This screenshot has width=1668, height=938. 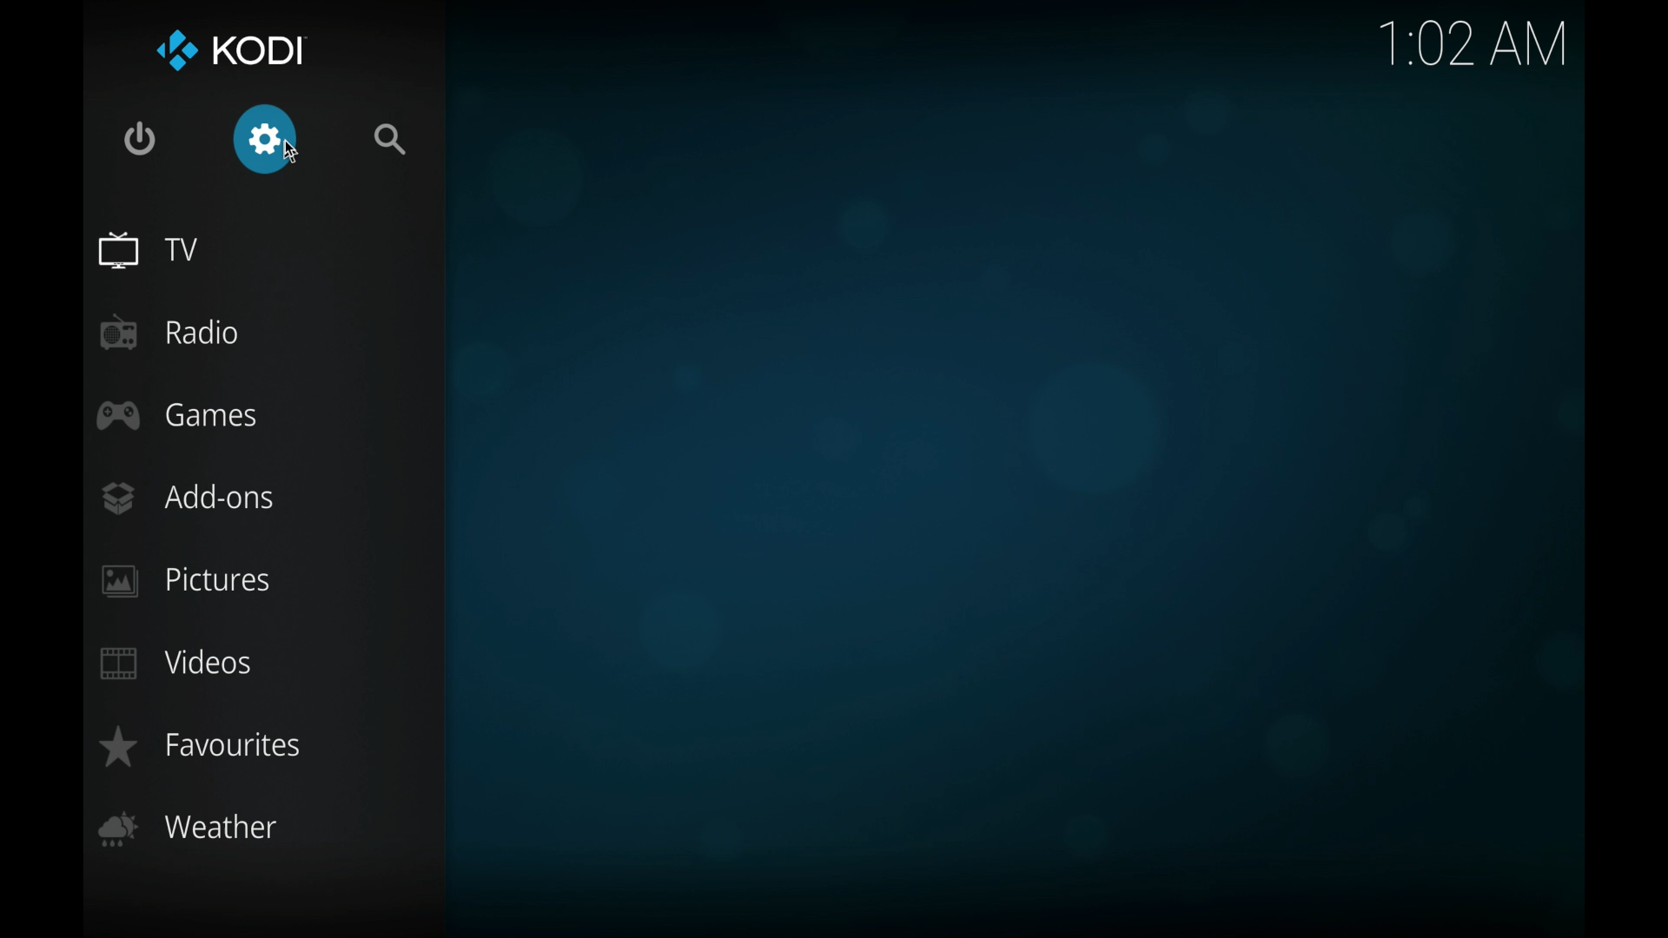 I want to click on 1:02 AM, so click(x=1478, y=49).